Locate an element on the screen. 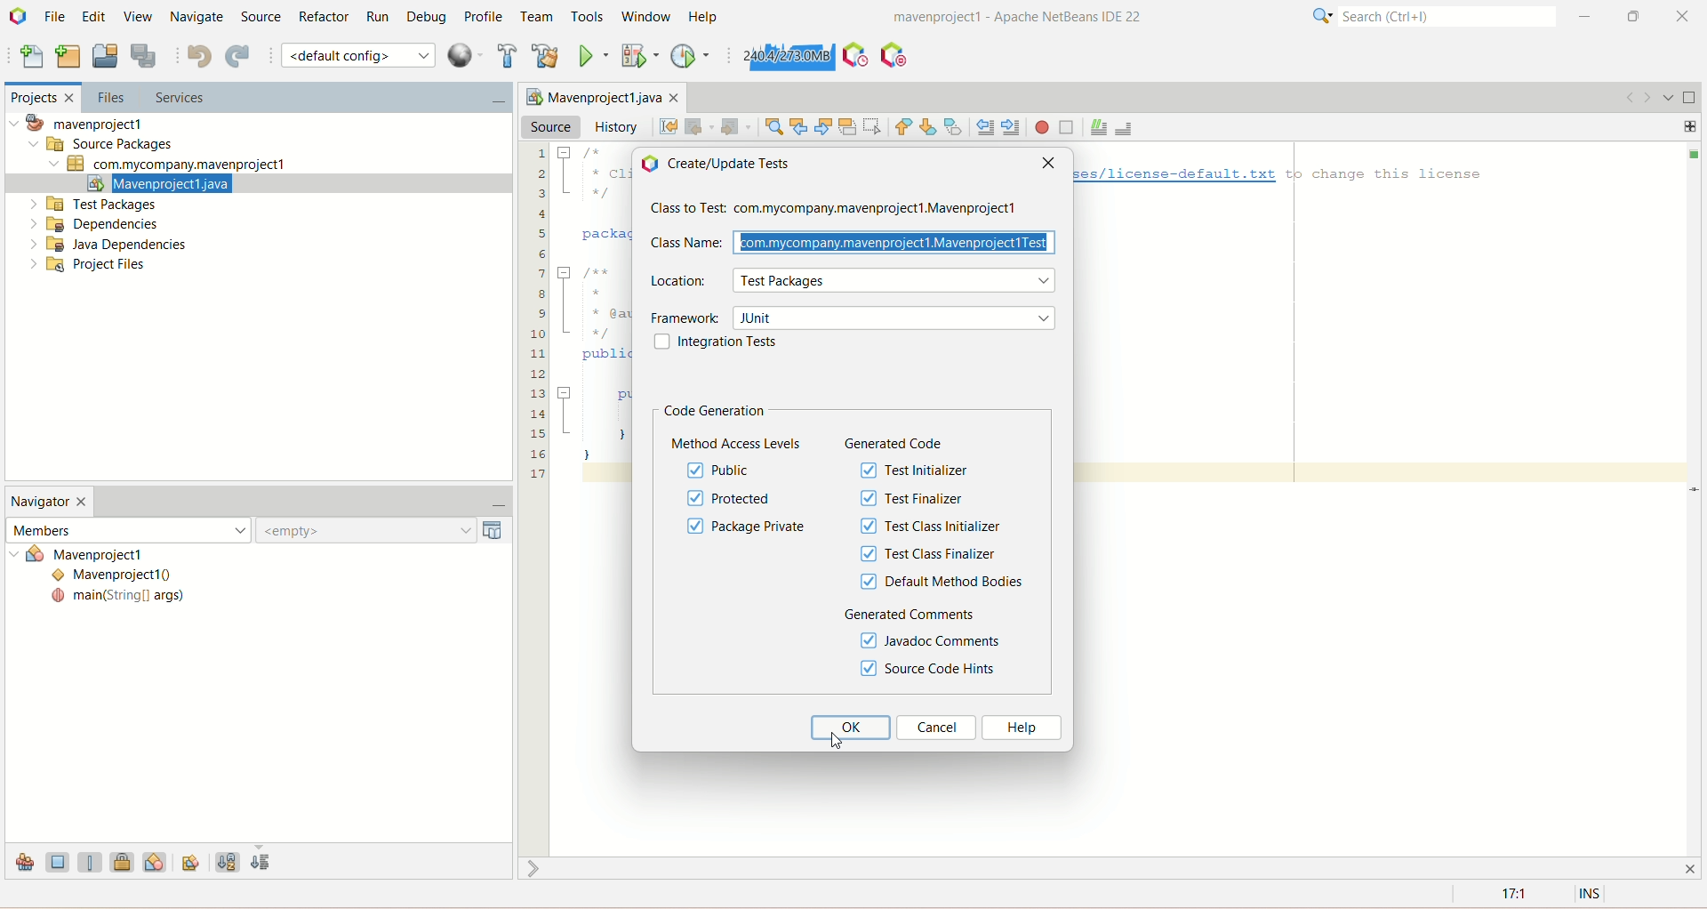 Image resolution: width=1707 pixels, height=909 pixels. go back is located at coordinates (1624, 97).